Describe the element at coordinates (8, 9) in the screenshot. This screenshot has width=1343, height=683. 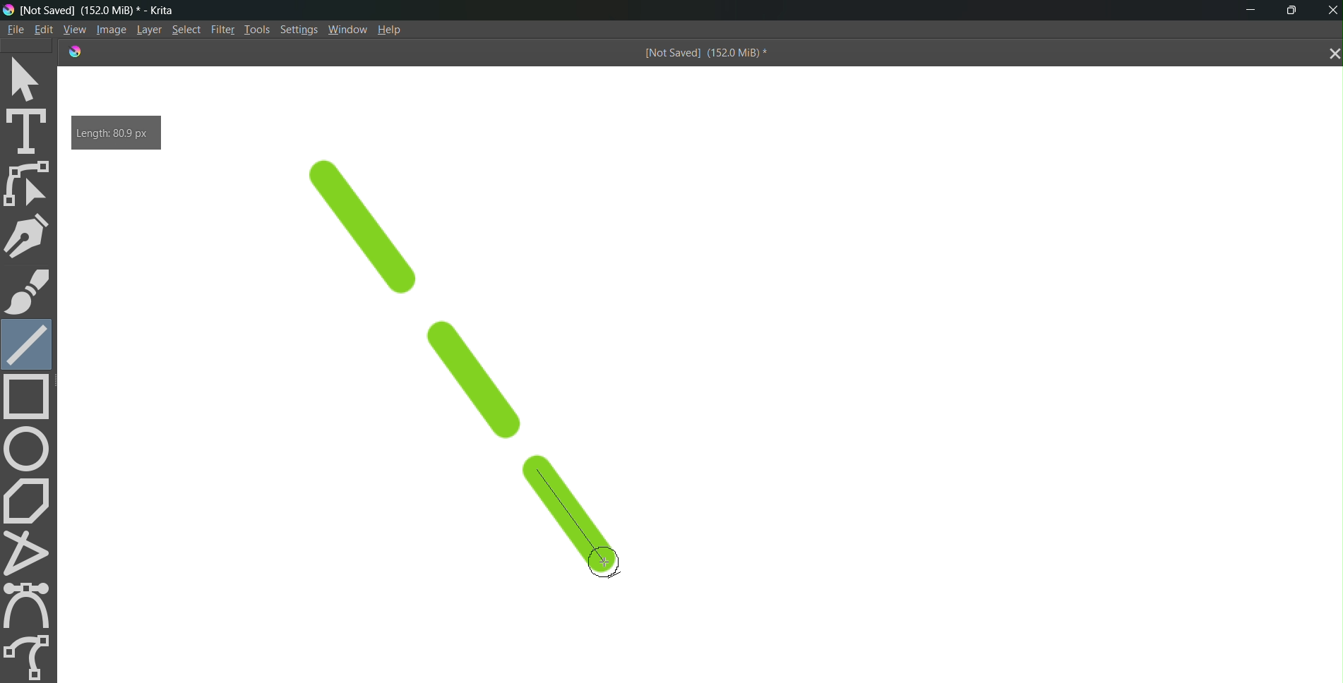
I see `logo` at that location.